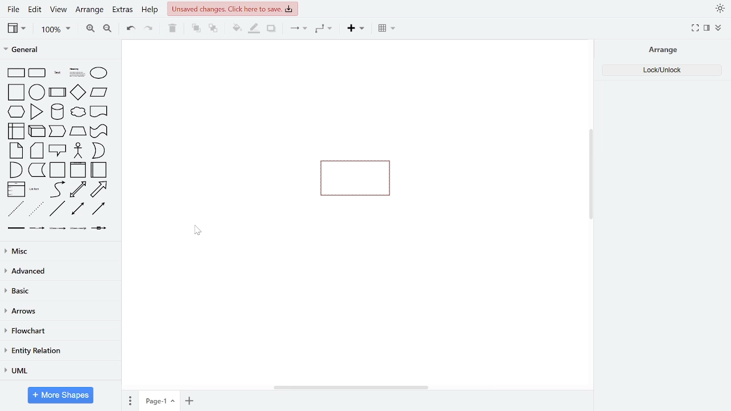 The height and width of the screenshot is (411, 731). I want to click on cloud, so click(77, 112).